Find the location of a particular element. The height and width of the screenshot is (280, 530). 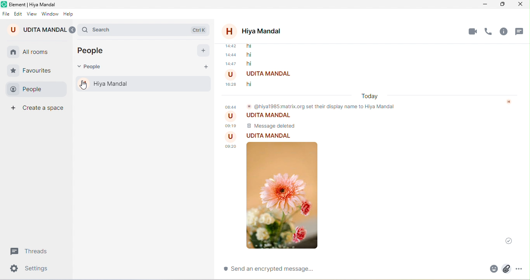

all rooms is located at coordinates (36, 52).